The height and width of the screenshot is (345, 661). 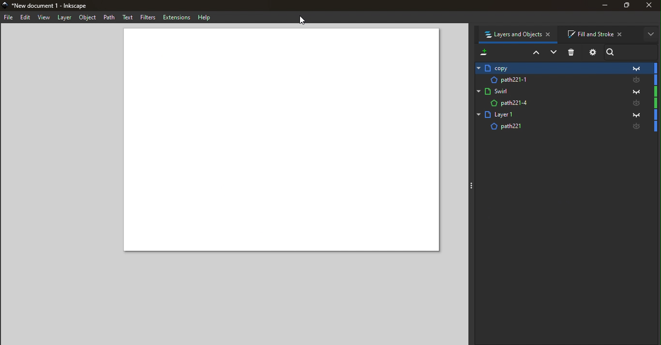 I want to click on Path, so click(x=110, y=17).